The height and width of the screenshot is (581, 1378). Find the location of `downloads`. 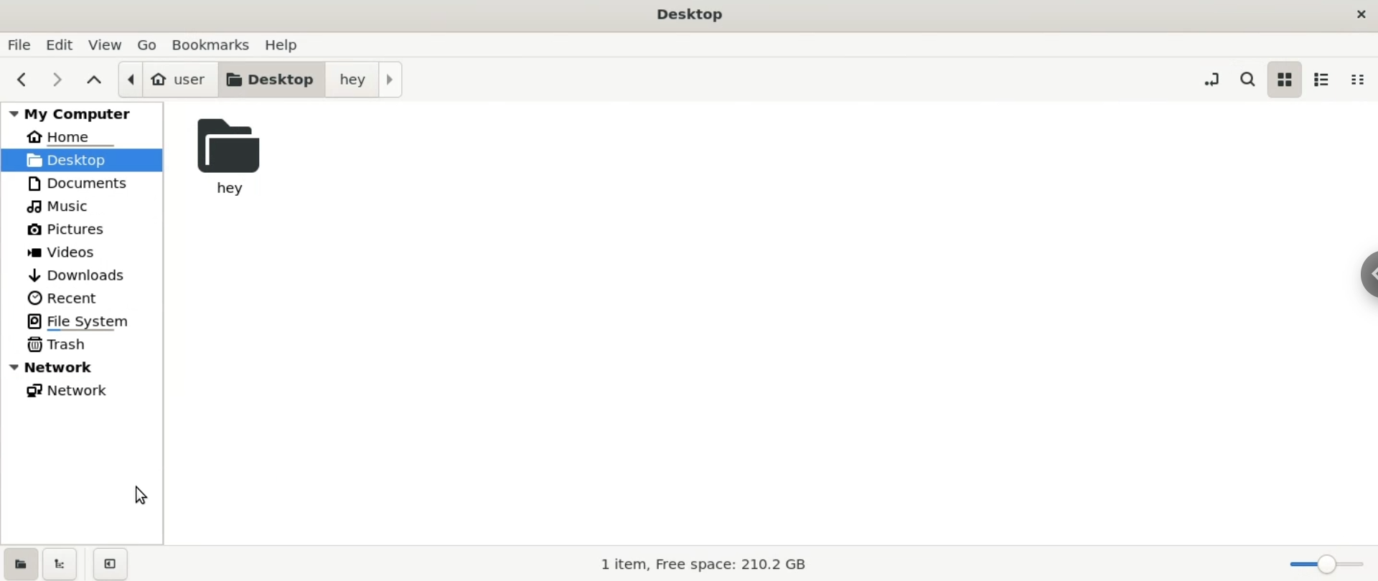

downloads is located at coordinates (79, 273).